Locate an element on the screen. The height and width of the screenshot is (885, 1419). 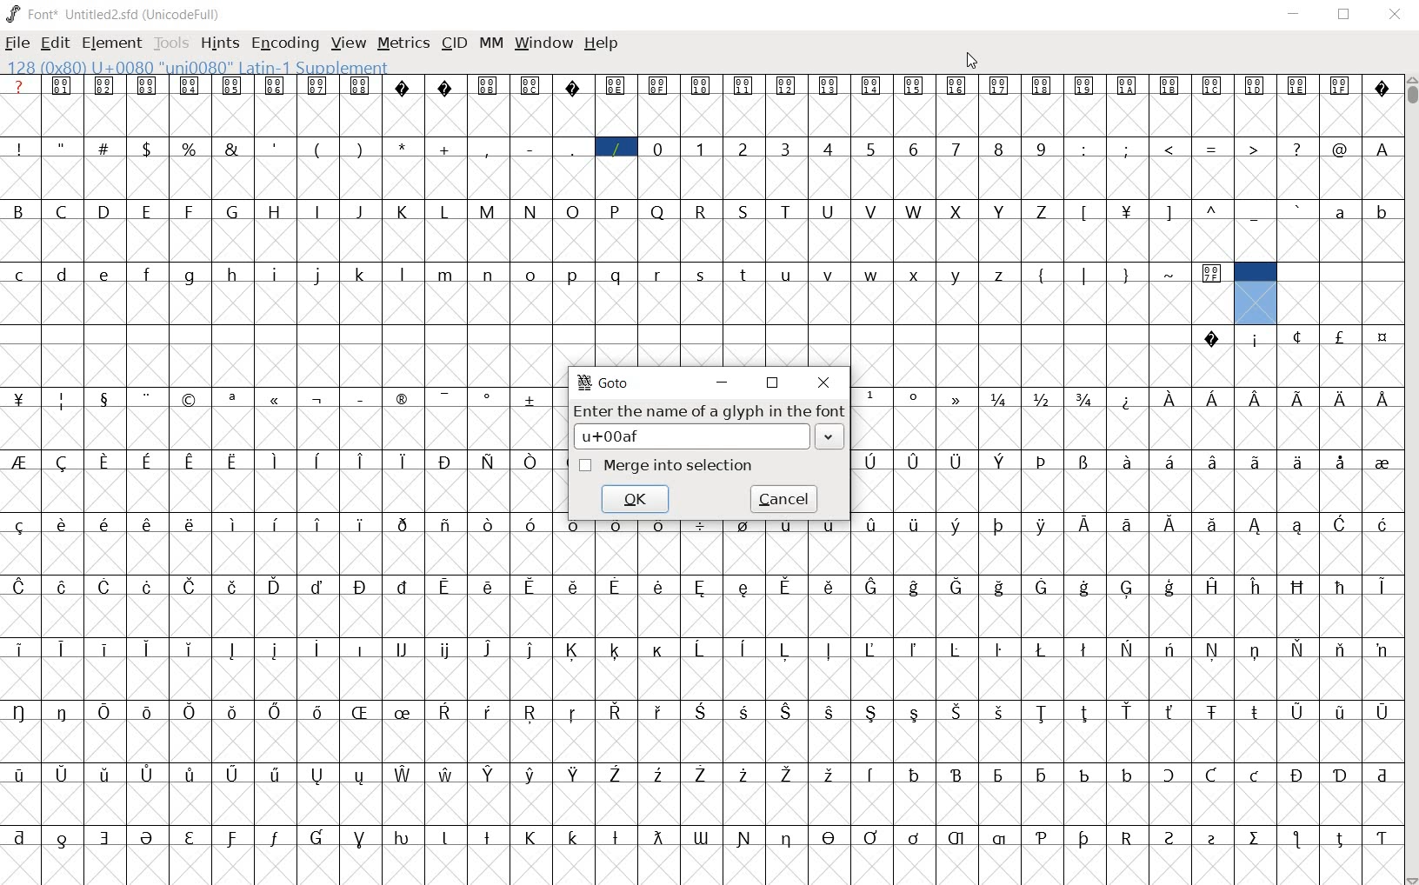
Symbol is located at coordinates (873, 837).